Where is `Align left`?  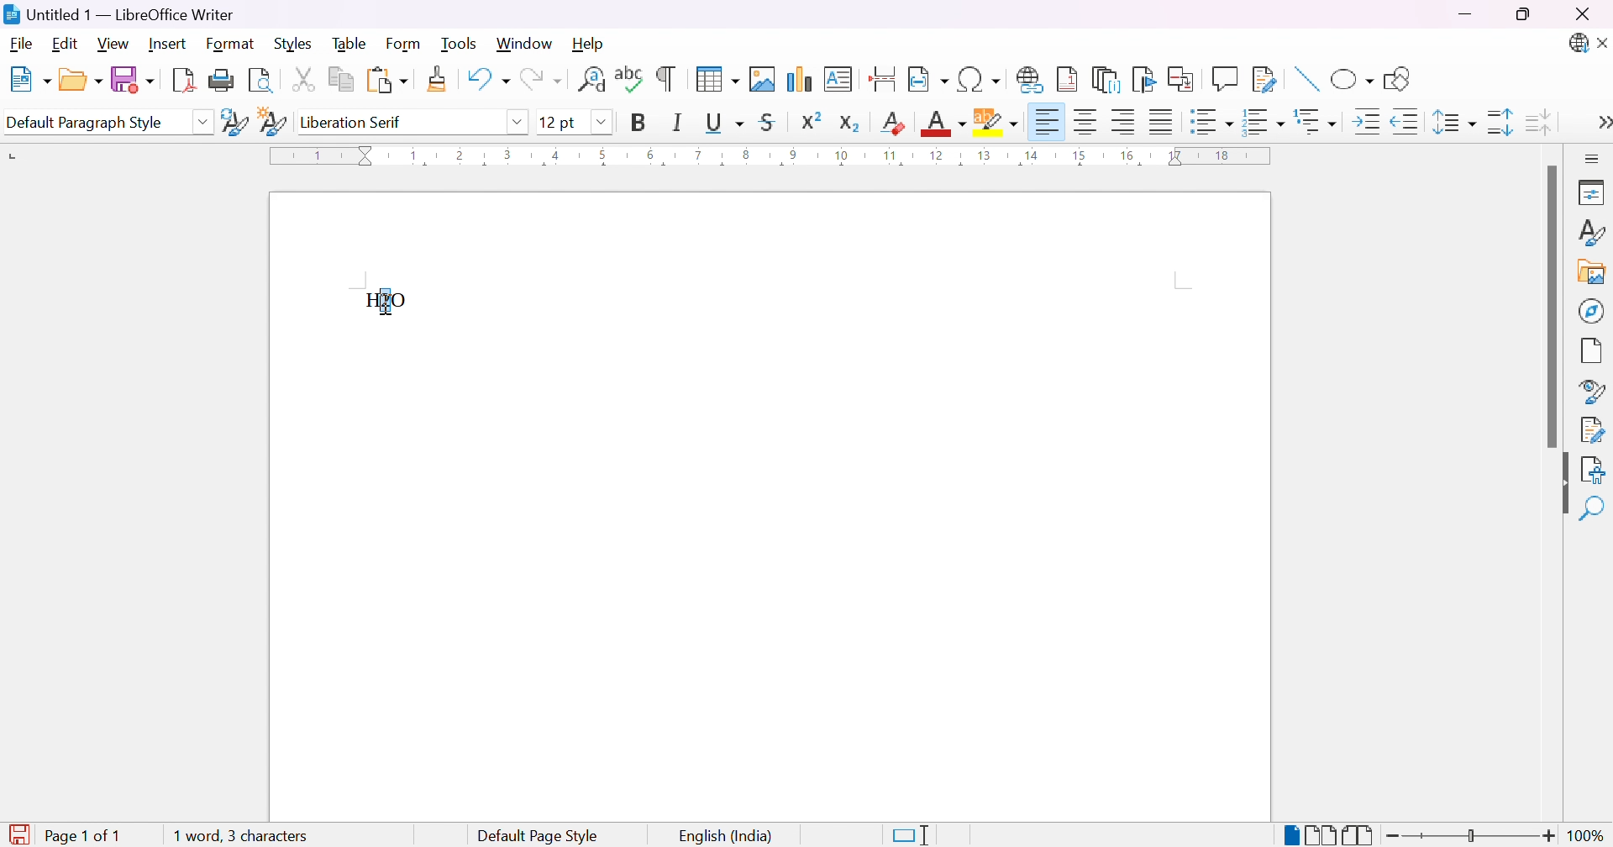
Align left is located at coordinates (1047, 124).